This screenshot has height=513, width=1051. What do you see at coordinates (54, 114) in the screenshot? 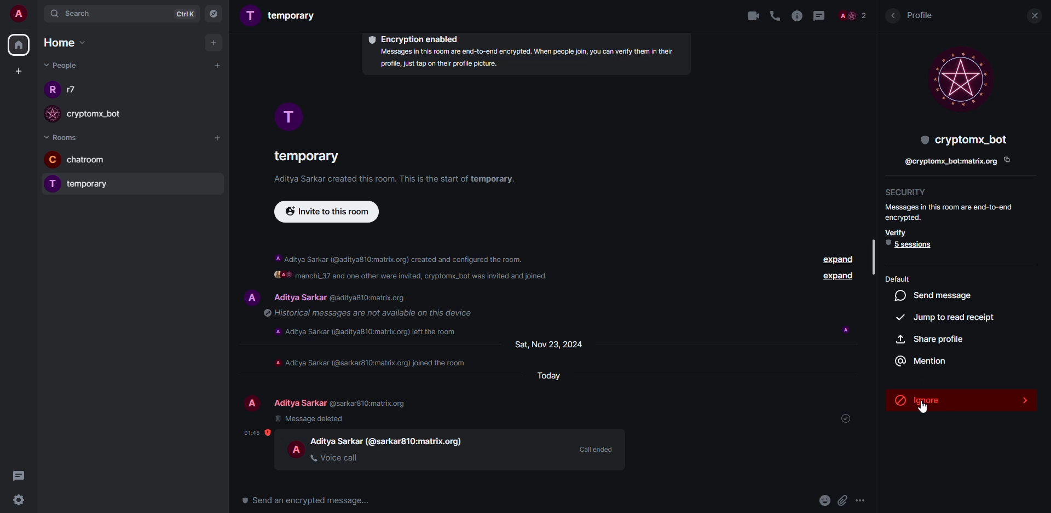
I see `profile image` at bounding box center [54, 114].